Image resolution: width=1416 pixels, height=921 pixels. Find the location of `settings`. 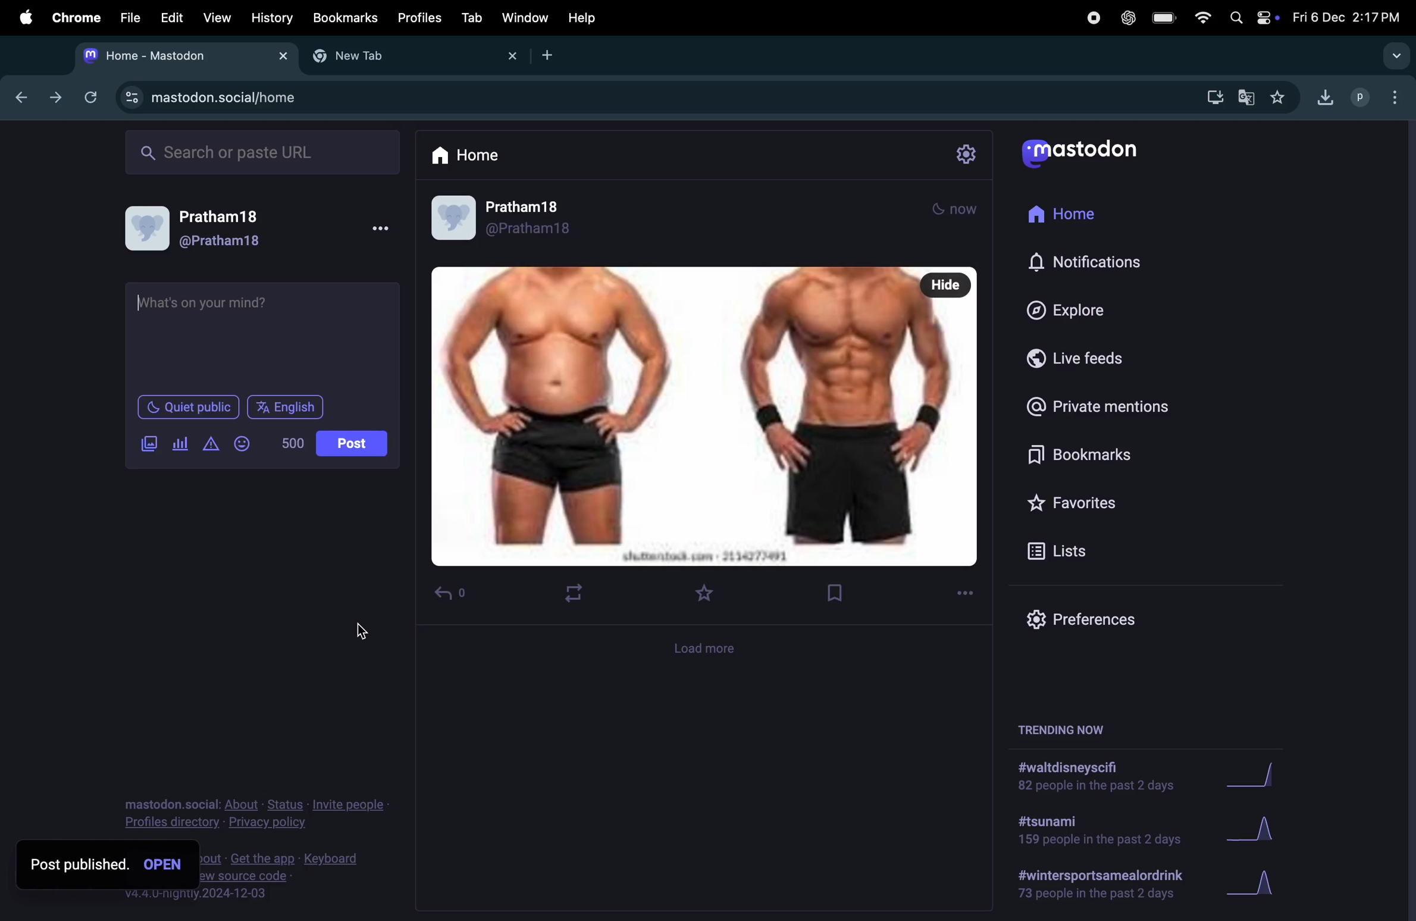

settings is located at coordinates (967, 154).